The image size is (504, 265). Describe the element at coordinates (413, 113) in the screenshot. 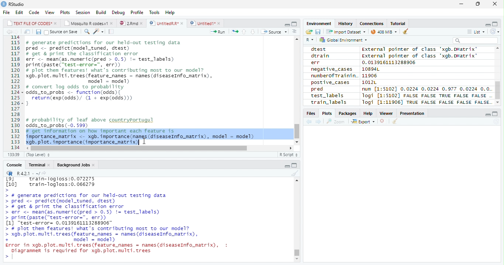

I see `Presentation` at that location.